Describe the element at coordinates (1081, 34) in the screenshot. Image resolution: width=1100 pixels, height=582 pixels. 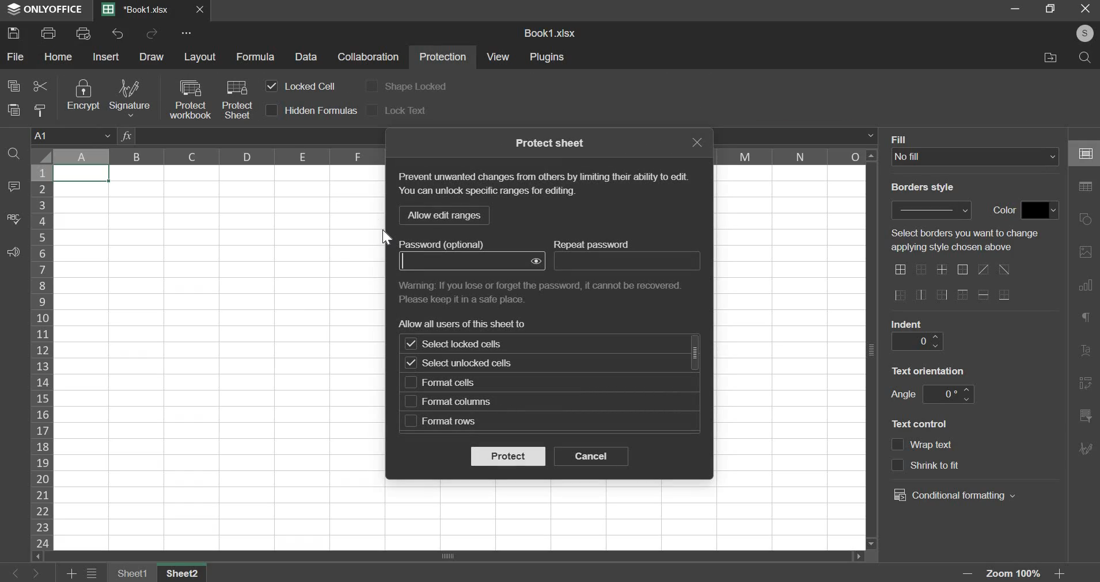
I see `Profile Pic` at that location.